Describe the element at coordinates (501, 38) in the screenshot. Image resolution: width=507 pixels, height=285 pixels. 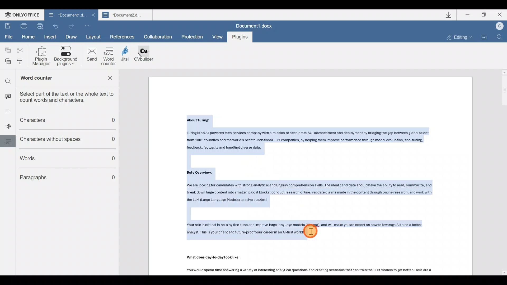
I see `Find` at that location.